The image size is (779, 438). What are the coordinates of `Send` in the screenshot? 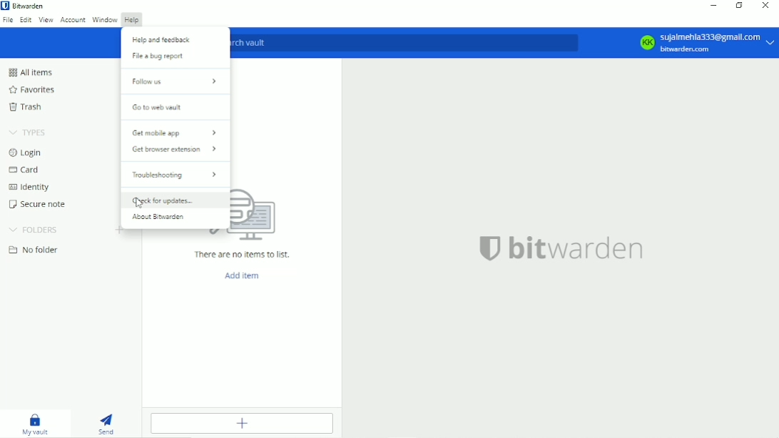 It's located at (110, 422).